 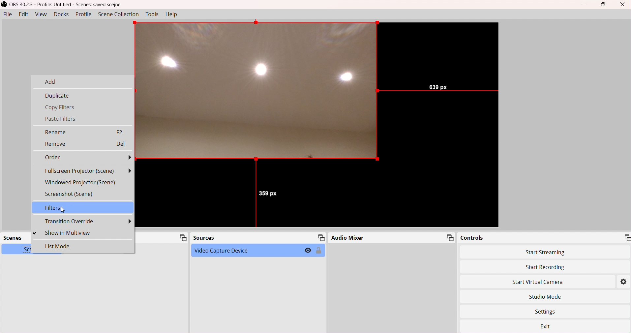 I want to click on Start Virtual Camera, so click(x=542, y=282).